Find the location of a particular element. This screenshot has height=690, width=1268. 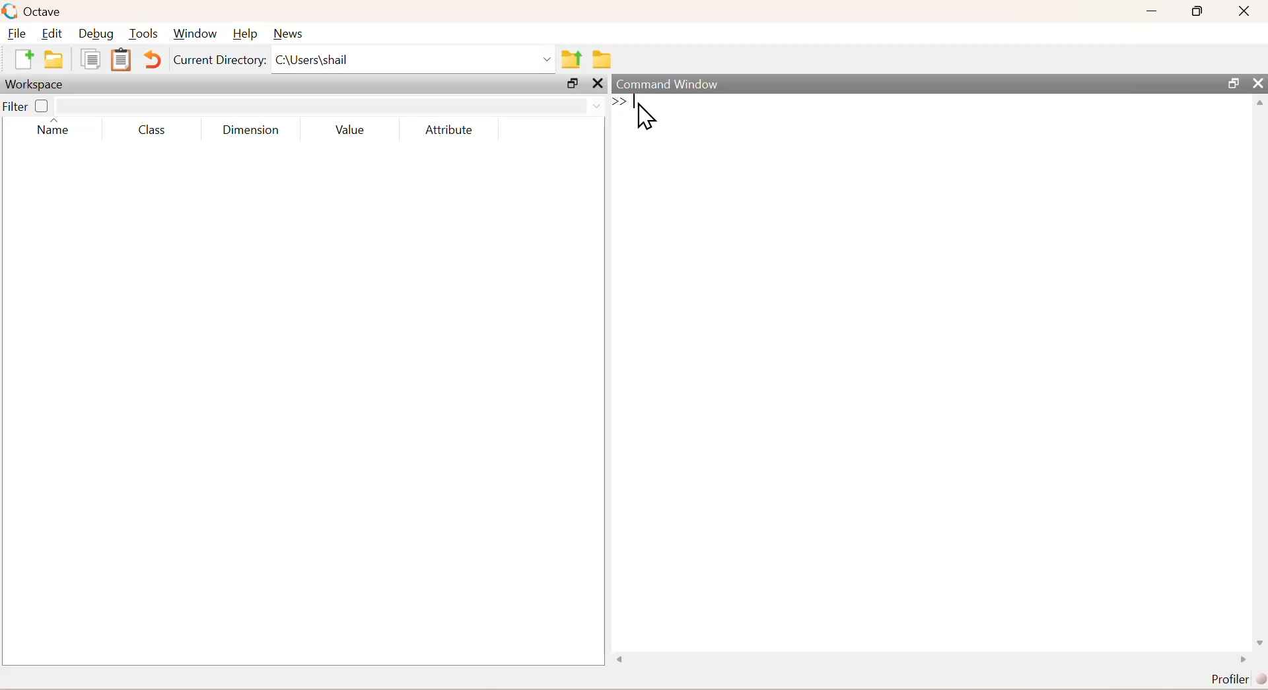

News is located at coordinates (291, 32).